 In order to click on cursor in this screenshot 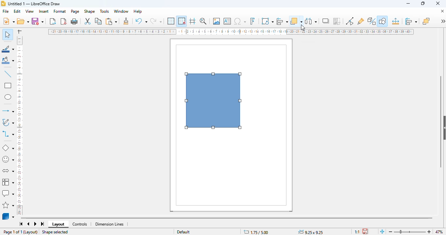, I will do `click(303, 27)`.